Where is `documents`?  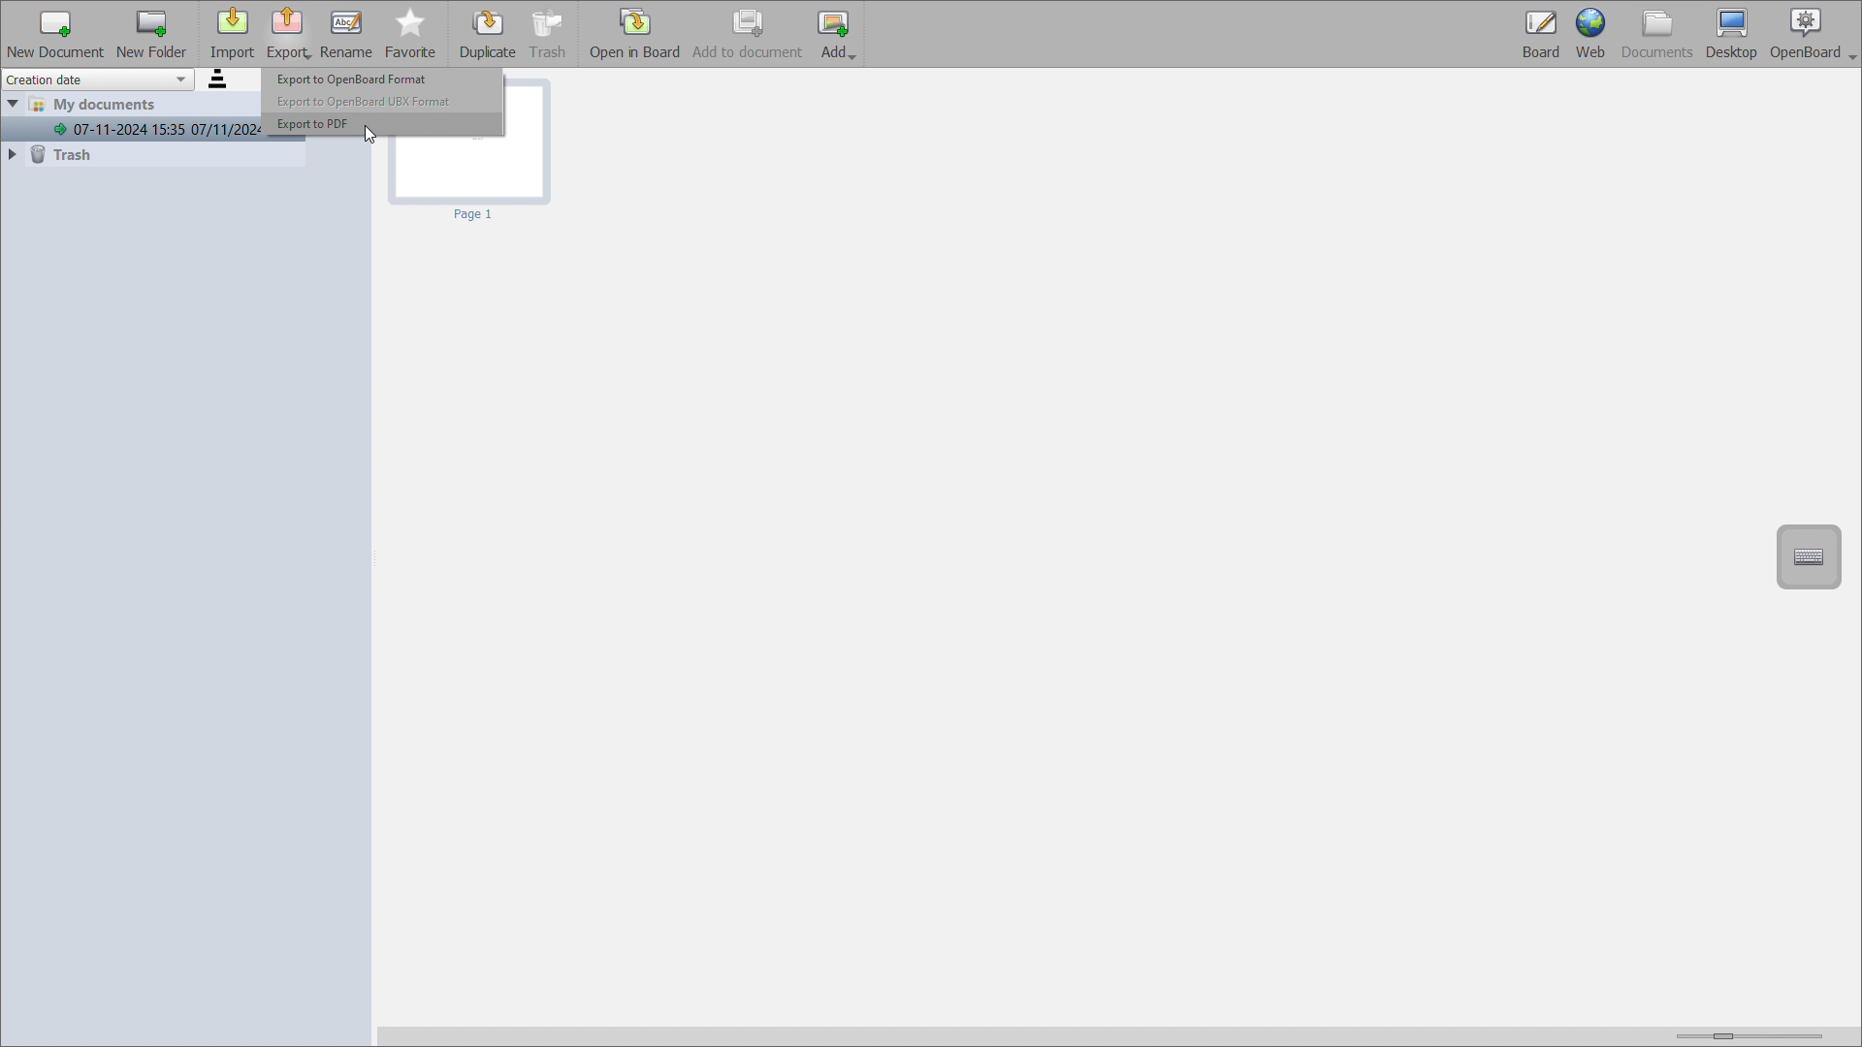 documents is located at coordinates (1658, 34).